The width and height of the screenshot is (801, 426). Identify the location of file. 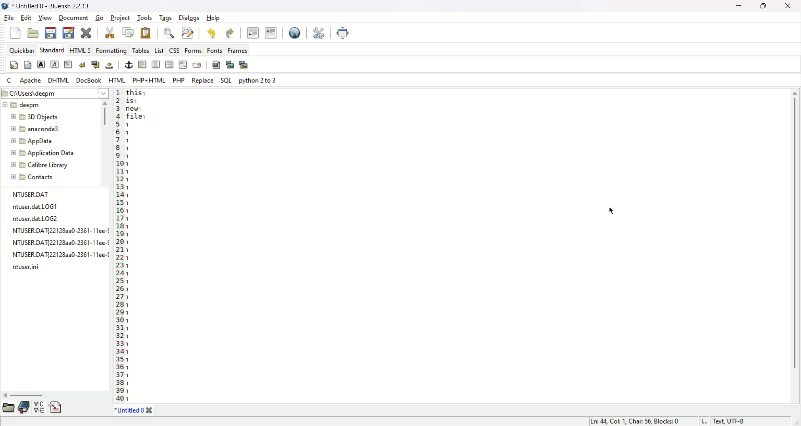
(8, 18).